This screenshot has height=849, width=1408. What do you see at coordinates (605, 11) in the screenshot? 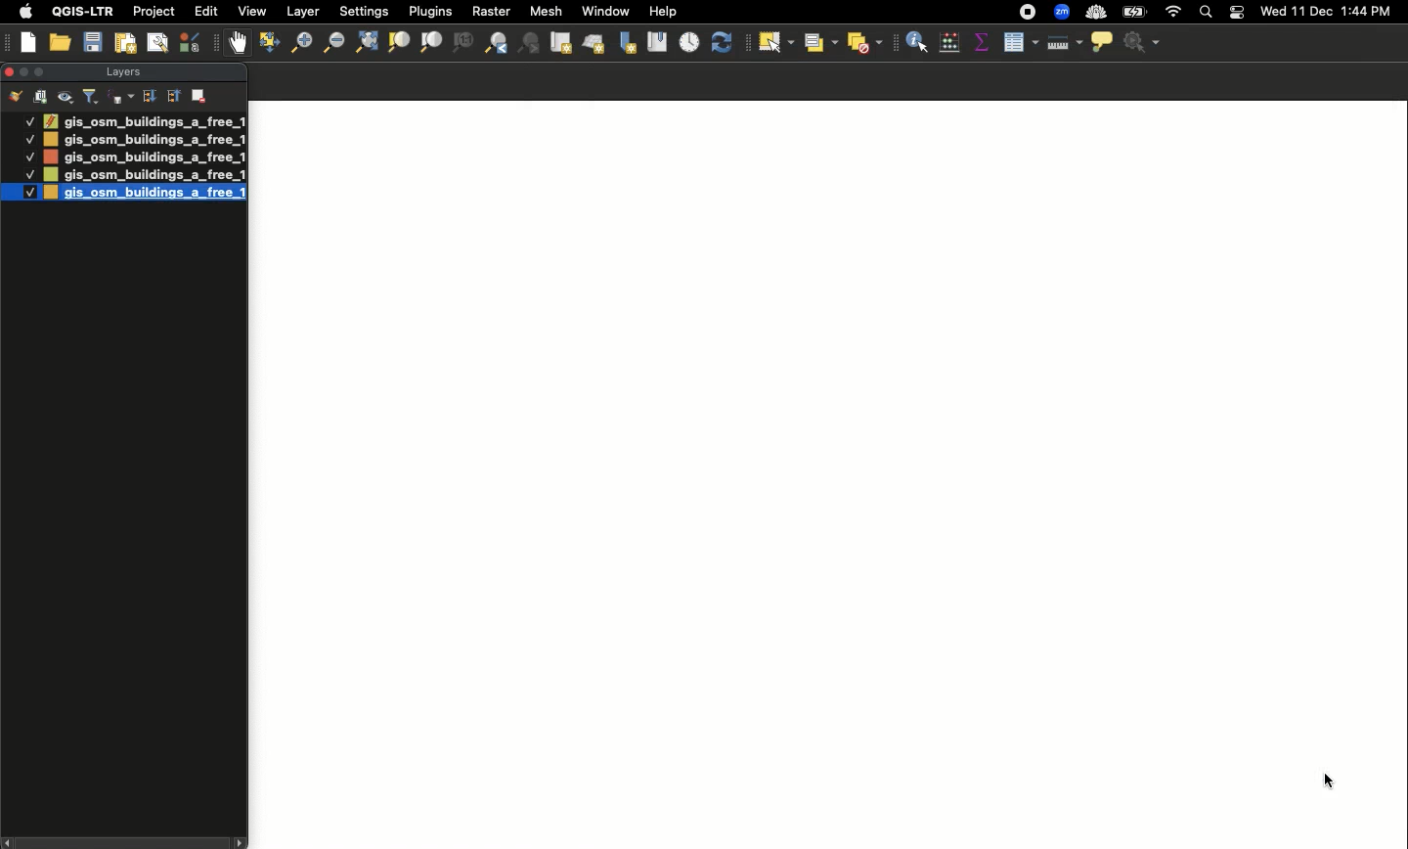
I see `Window` at bounding box center [605, 11].